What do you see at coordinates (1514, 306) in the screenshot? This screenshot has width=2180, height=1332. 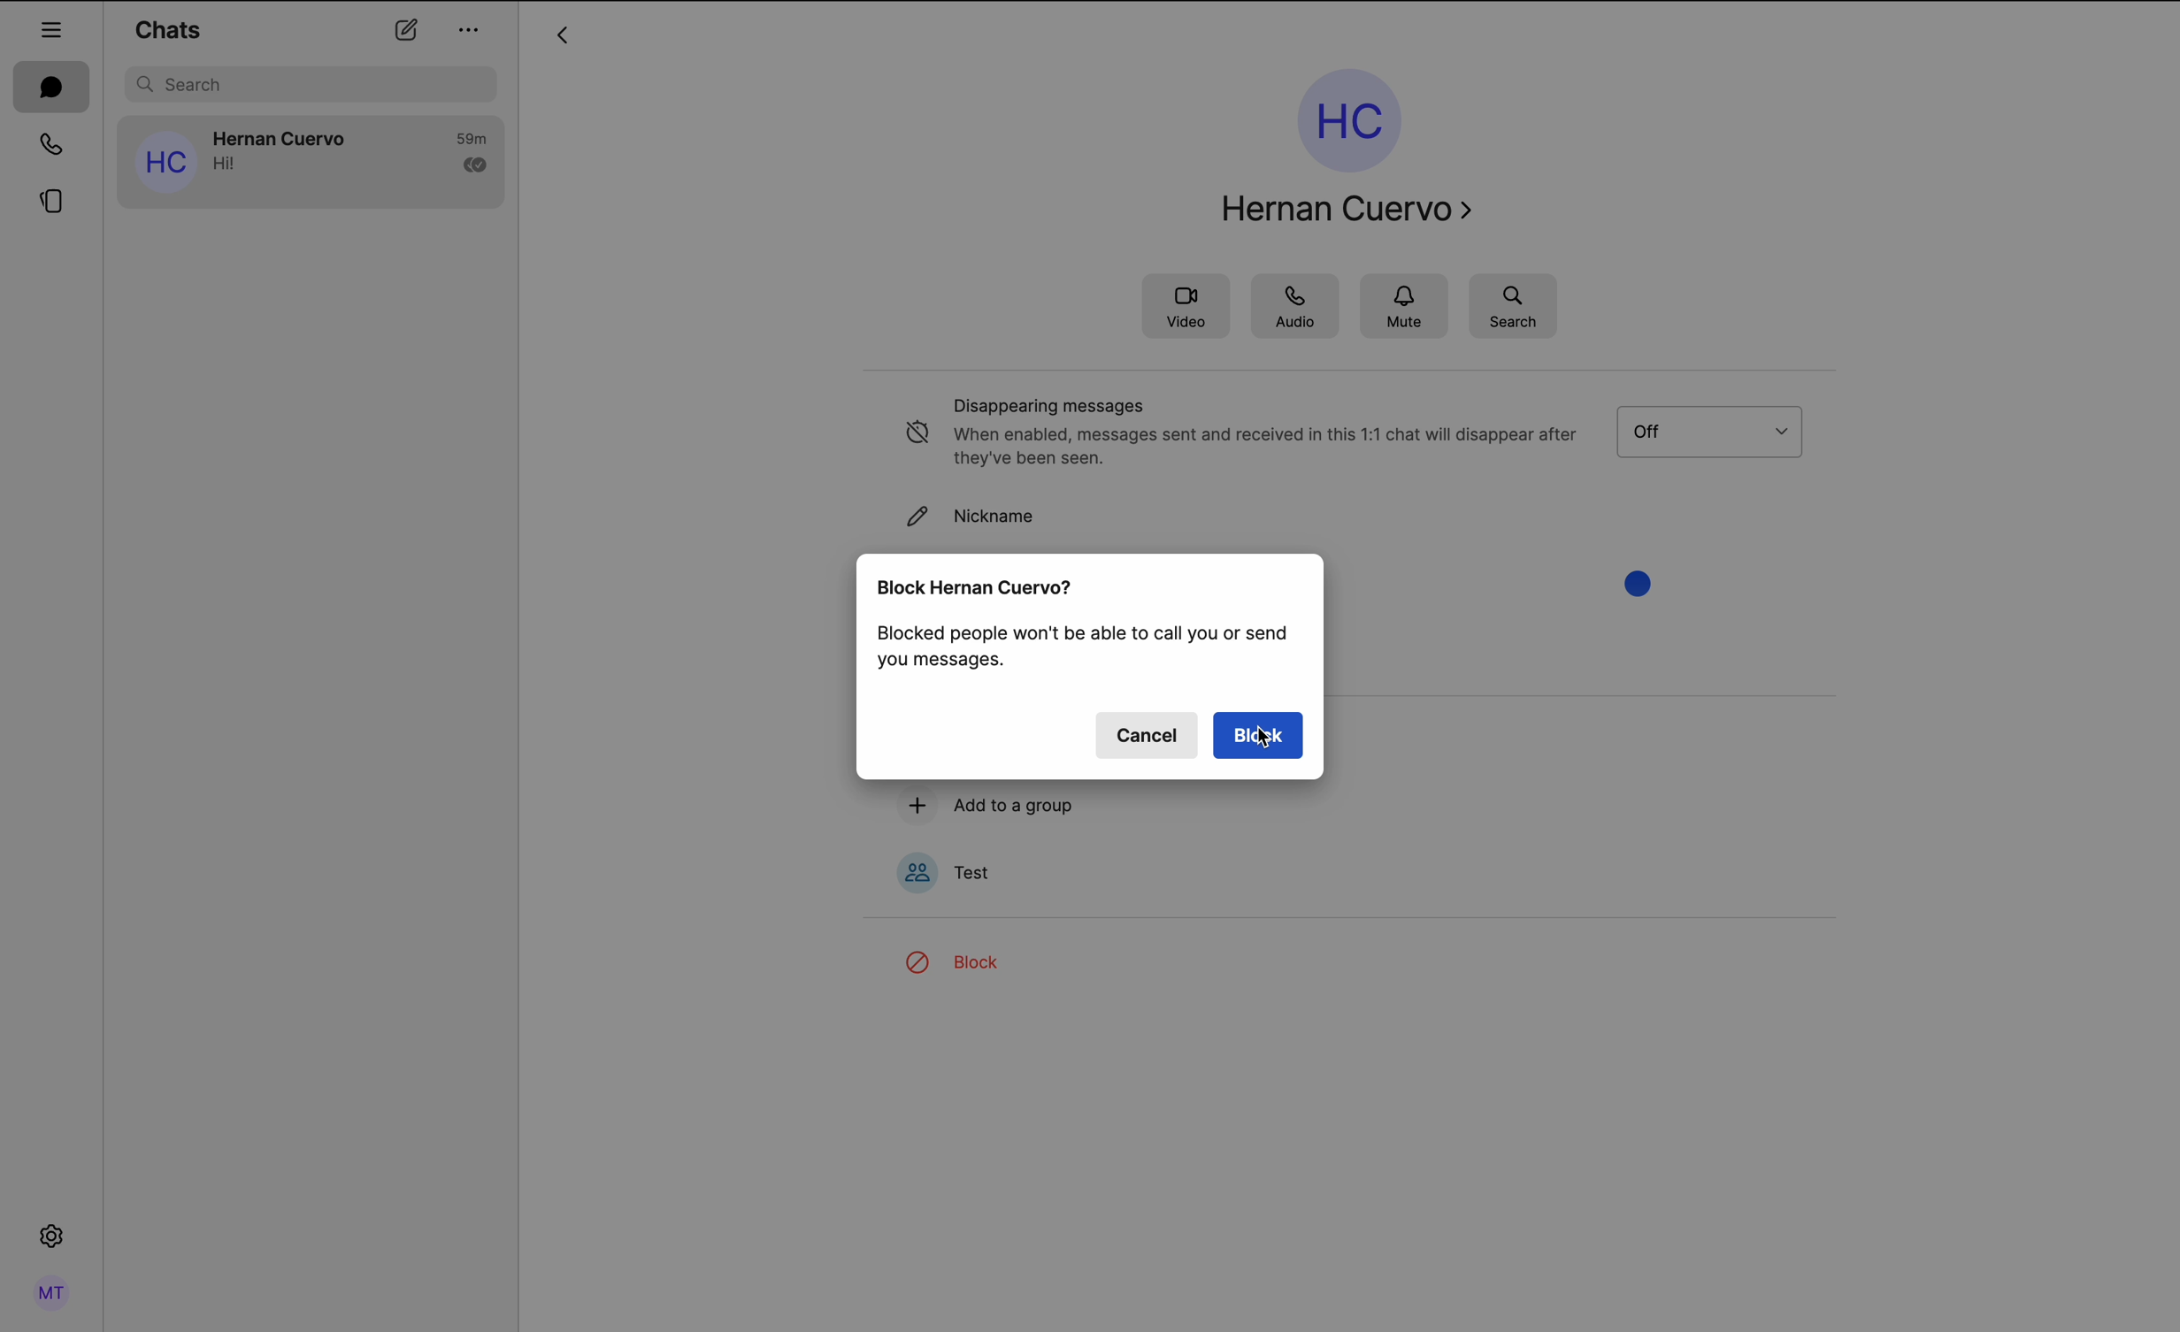 I see `search` at bounding box center [1514, 306].